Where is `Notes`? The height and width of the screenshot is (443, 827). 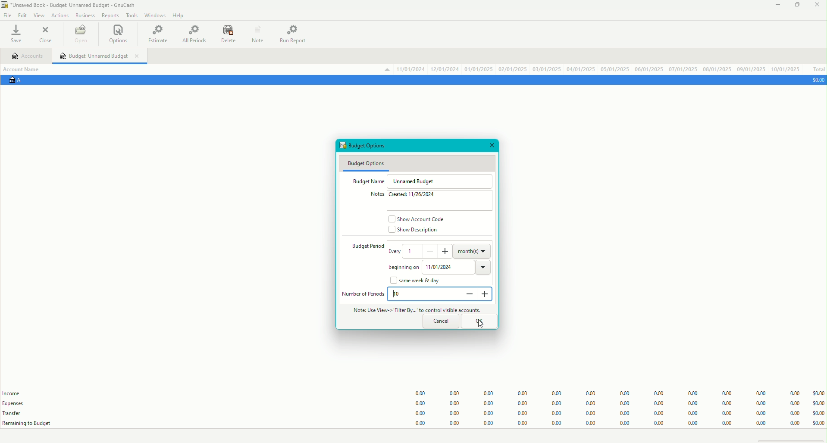 Notes is located at coordinates (374, 194).